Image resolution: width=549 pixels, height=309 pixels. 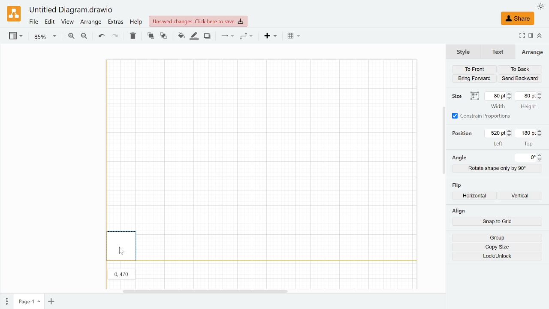 I want to click on Format, so click(x=531, y=36).